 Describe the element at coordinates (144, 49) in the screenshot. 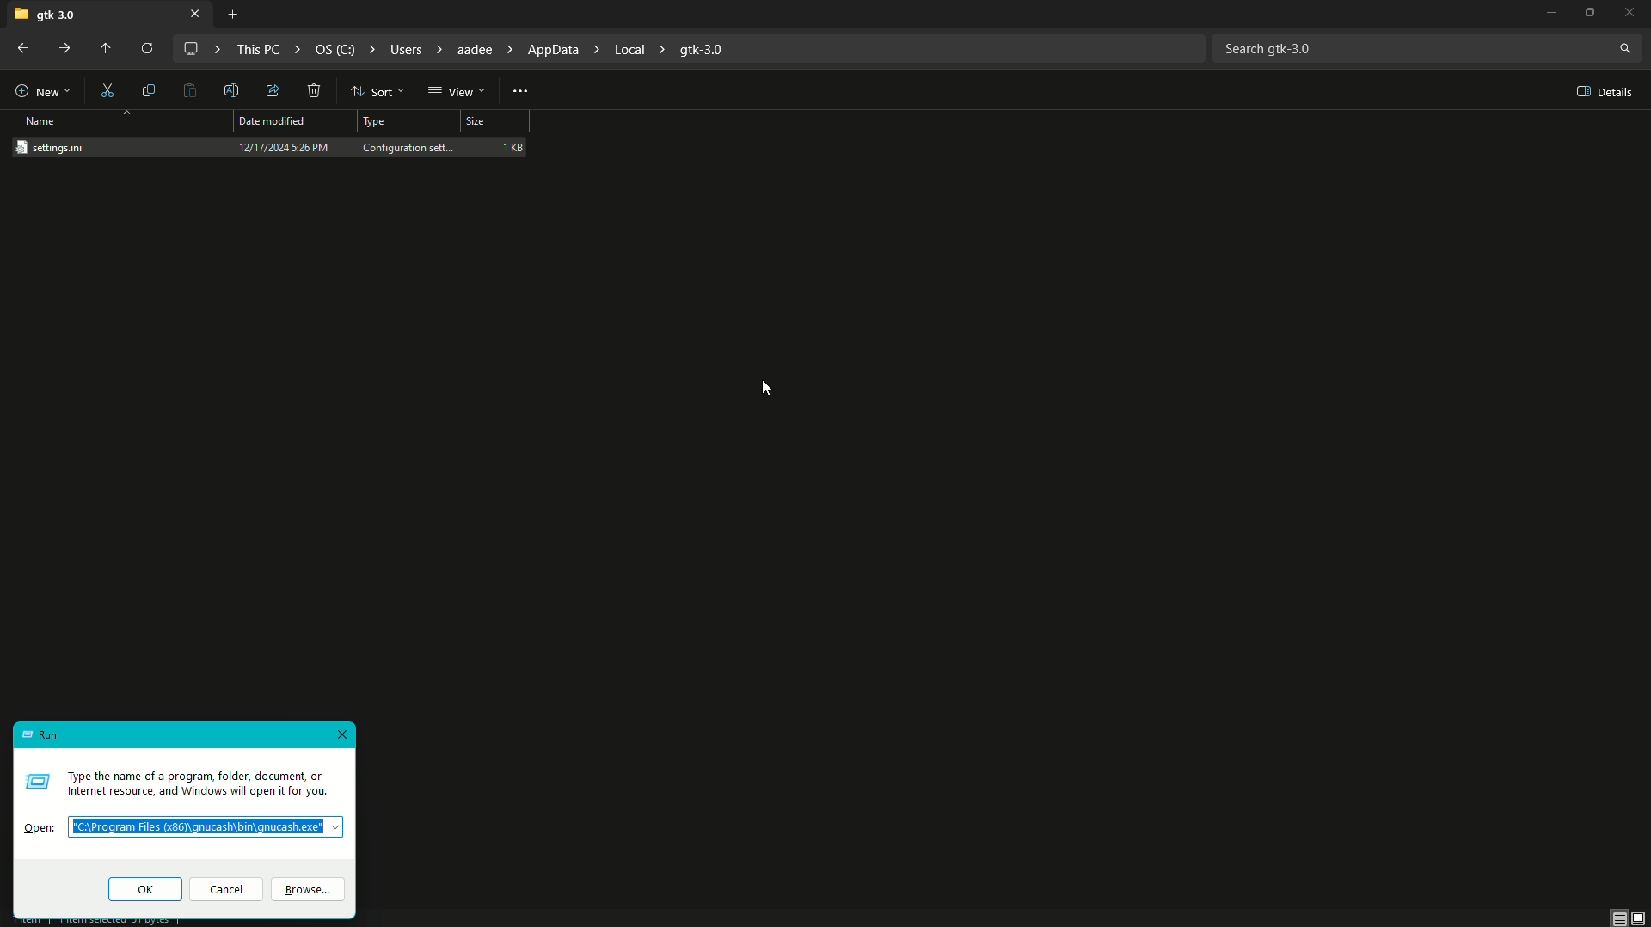

I see `Reload` at that location.